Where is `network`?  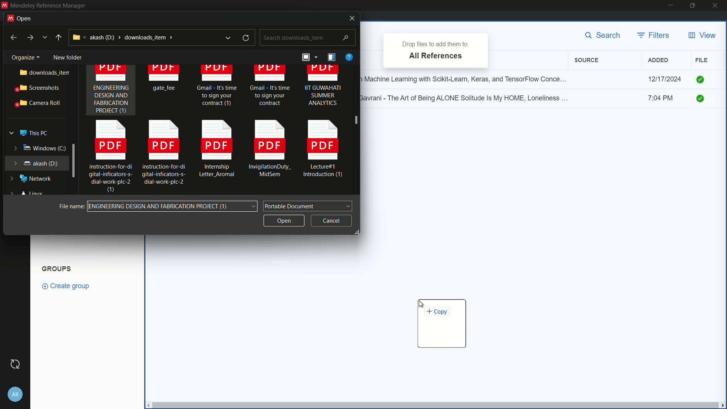 network is located at coordinates (32, 179).